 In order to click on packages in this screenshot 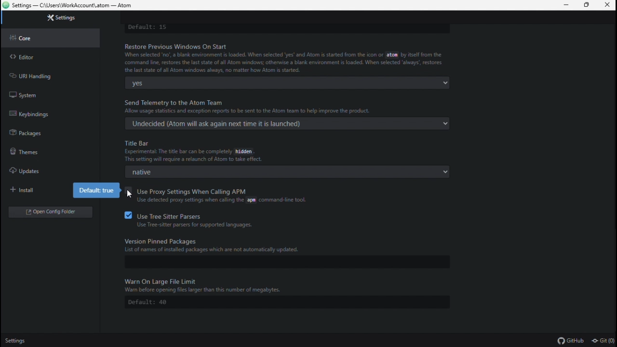, I will do `click(41, 132)`.